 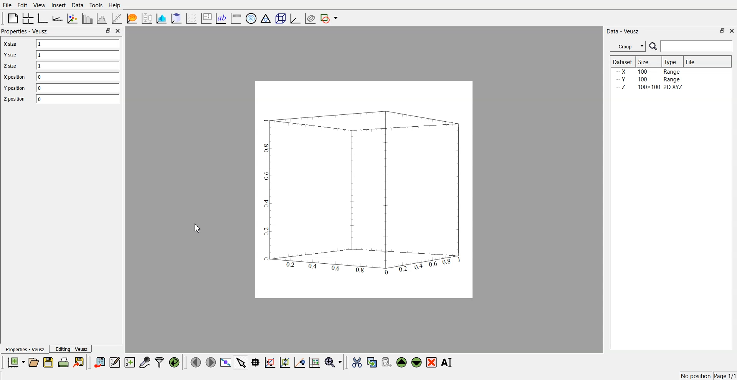 What do you see at coordinates (708, 376) in the screenshot?
I see `No position Page 1/1` at bounding box center [708, 376].